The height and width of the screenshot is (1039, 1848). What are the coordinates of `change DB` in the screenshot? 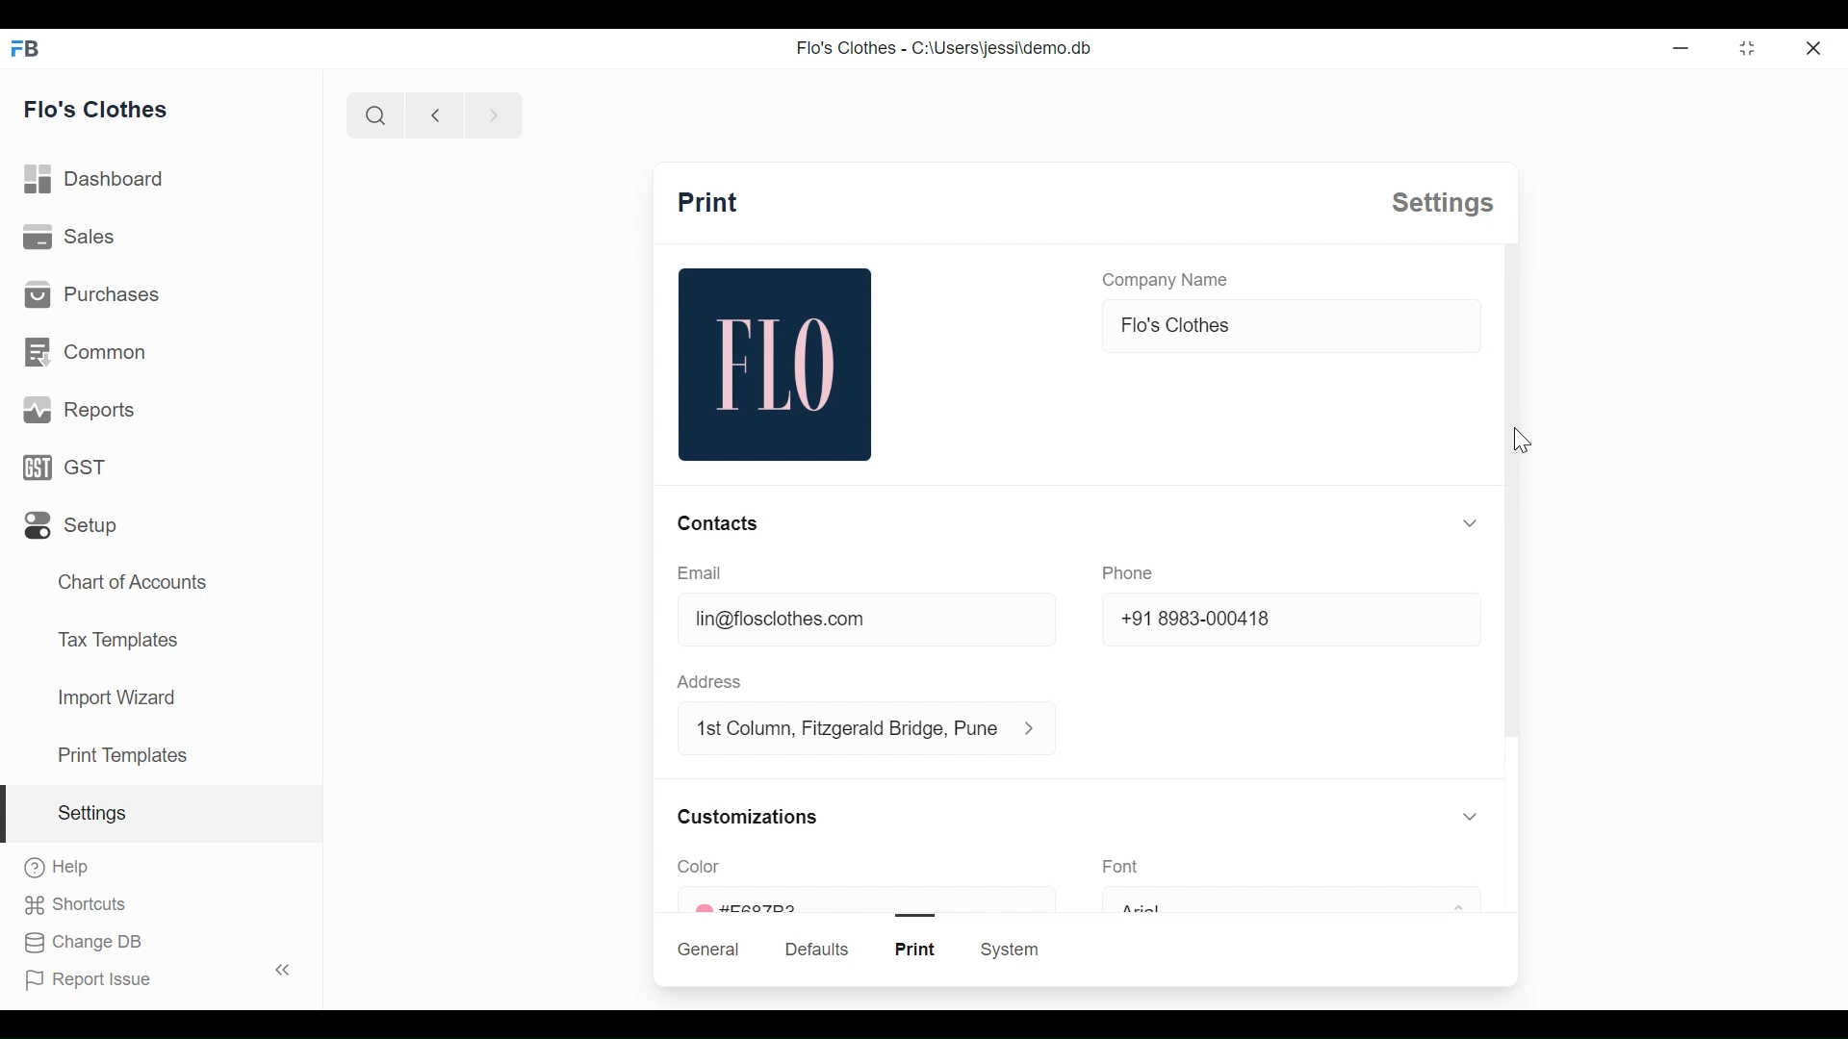 It's located at (81, 943).